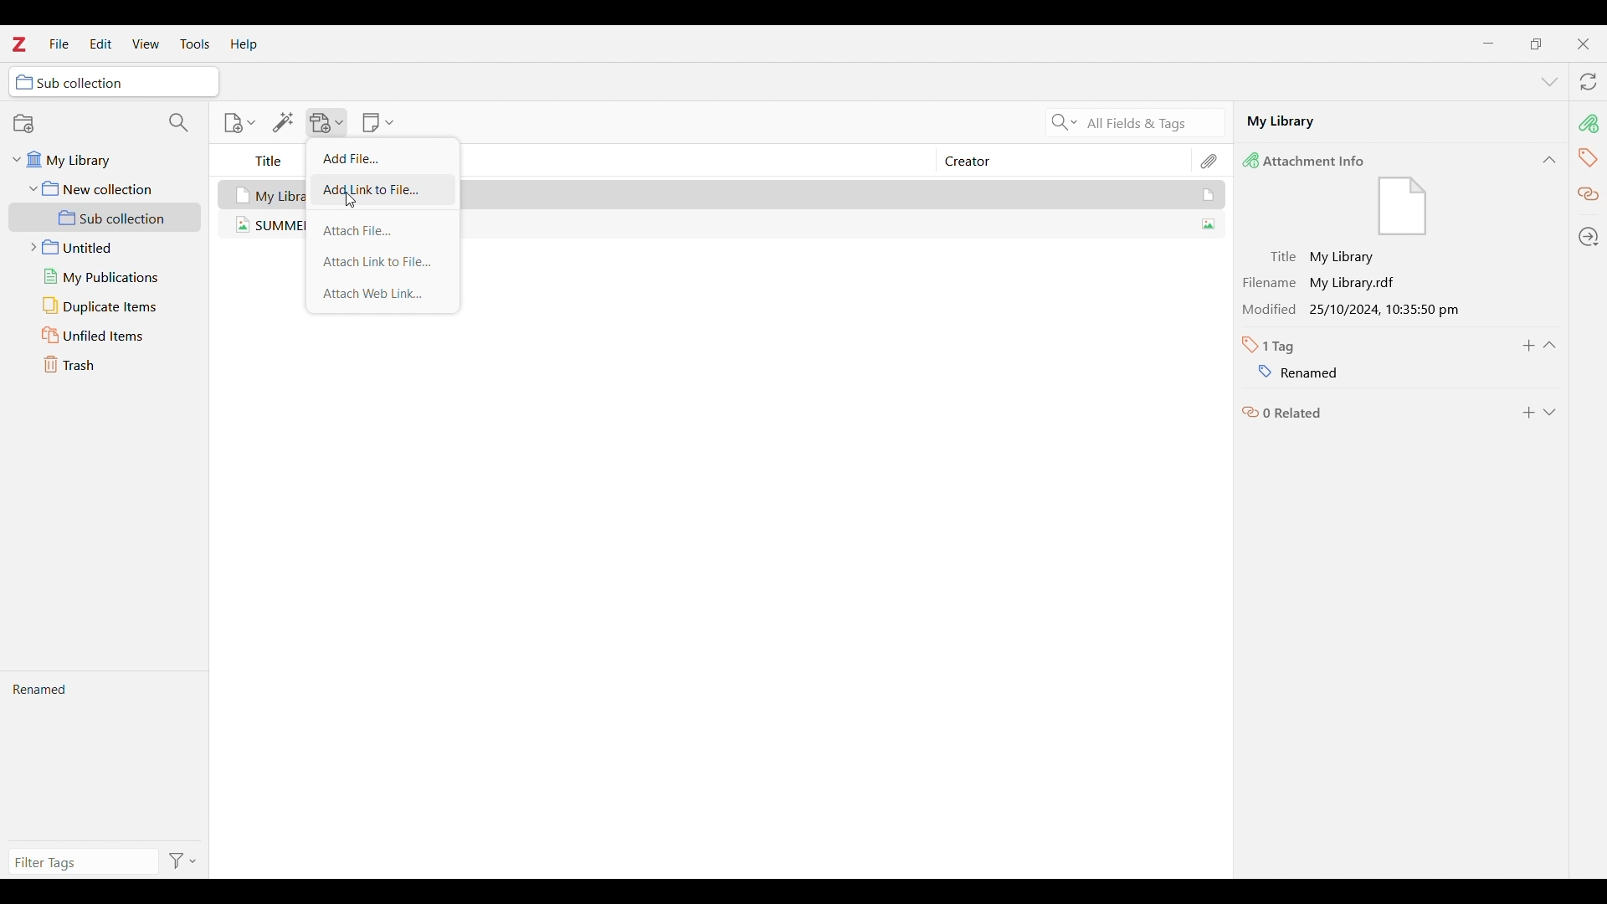 The height and width of the screenshot is (904, 1607). Describe the element at coordinates (1583, 44) in the screenshot. I see `Close interface` at that location.